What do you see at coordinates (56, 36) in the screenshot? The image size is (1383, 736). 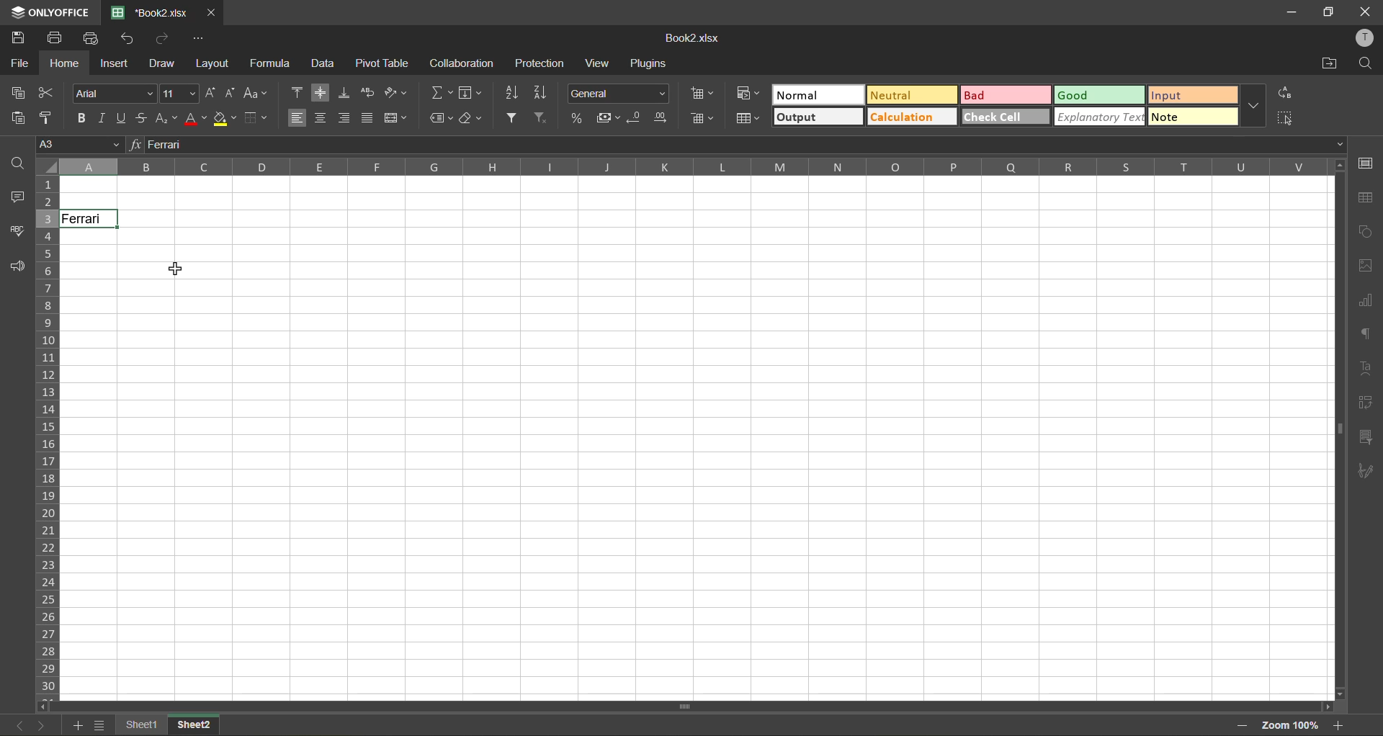 I see `print` at bounding box center [56, 36].